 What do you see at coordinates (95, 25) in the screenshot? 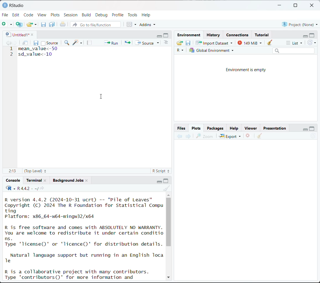
I see `go to file/function` at bounding box center [95, 25].